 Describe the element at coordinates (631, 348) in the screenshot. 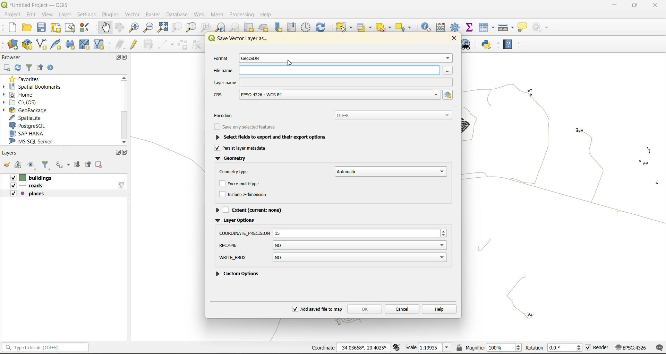

I see `crs` at that location.